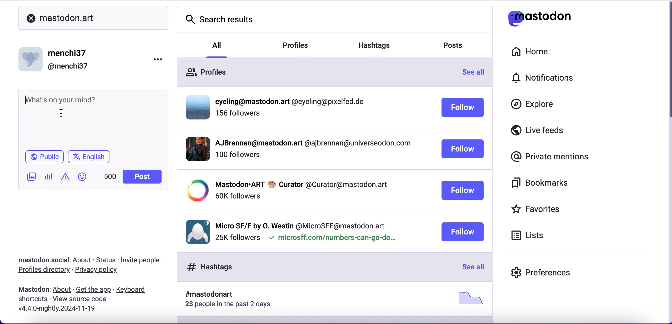 This screenshot has height=324, width=672. I want to click on mastodon.social, so click(41, 259).